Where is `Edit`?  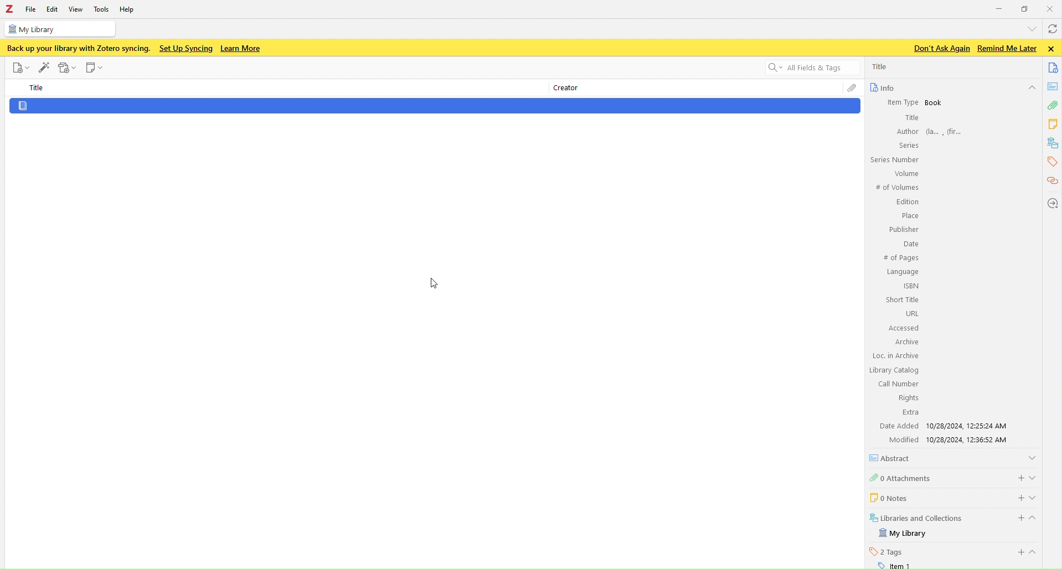 Edit is located at coordinates (51, 9).